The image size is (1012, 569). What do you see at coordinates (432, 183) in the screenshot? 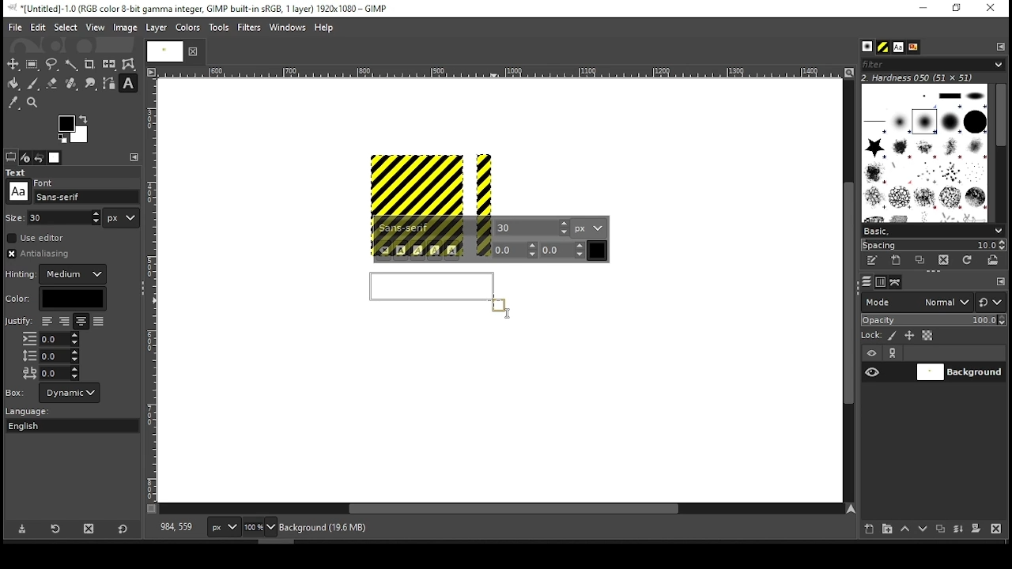
I see `` at bounding box center [432, 183].